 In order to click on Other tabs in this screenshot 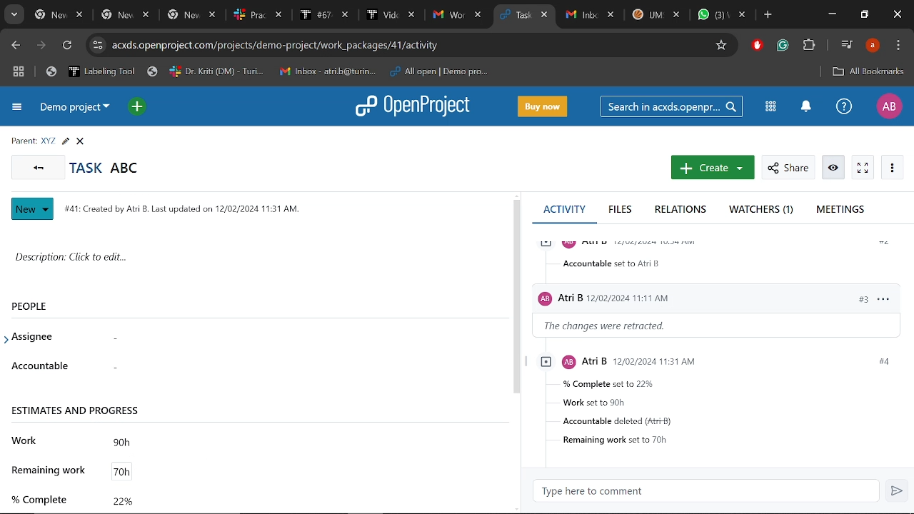, I will do `click(656, 14)`.